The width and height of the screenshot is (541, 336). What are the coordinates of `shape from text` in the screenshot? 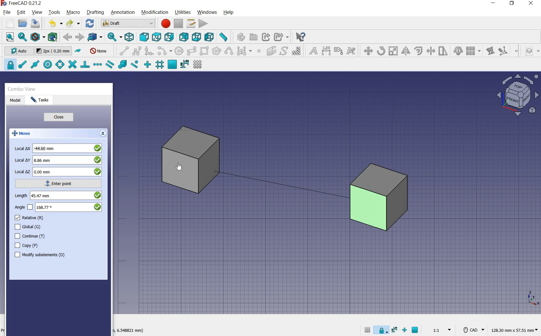 It's located at (284, 51).